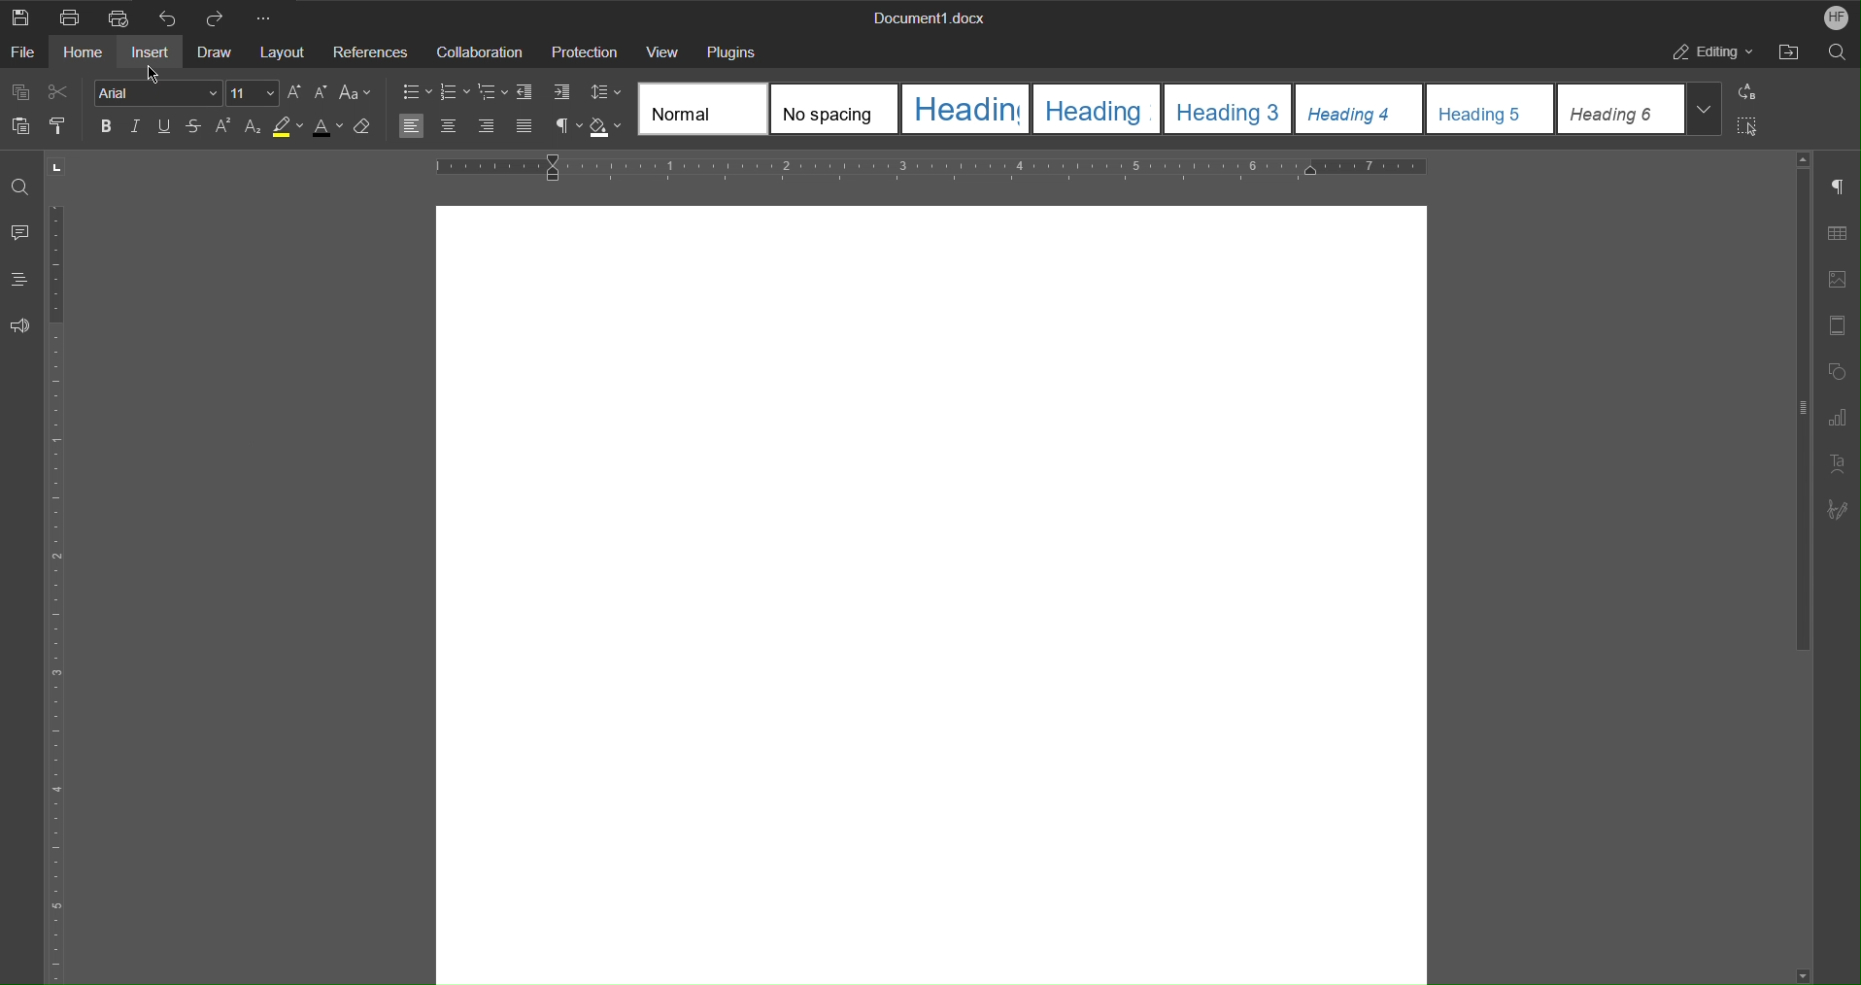 The width and height of the screenshot is (1861, 985). I want to click on Graph, so click(1838, 419).